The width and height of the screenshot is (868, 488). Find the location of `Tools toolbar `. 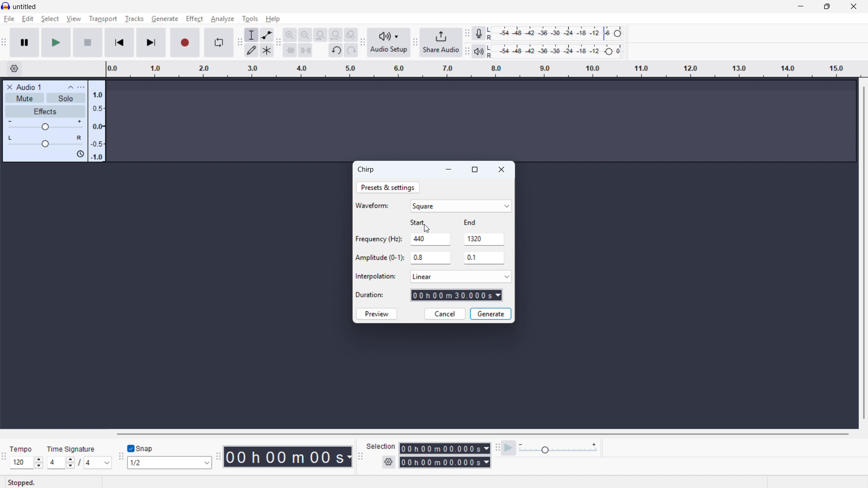

Tools toolbar  is located at coordinates (239, 43).